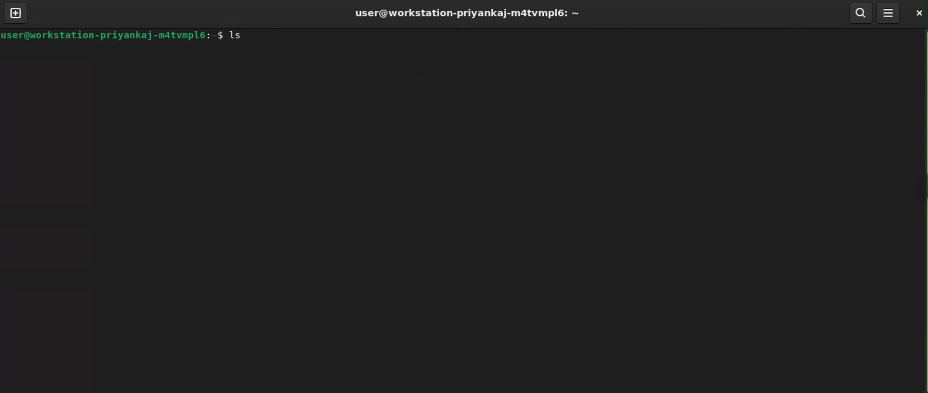  What do you see at coordinates (888, 12) in the screenshot?
I see `menu` at bounding box center [888, 12].